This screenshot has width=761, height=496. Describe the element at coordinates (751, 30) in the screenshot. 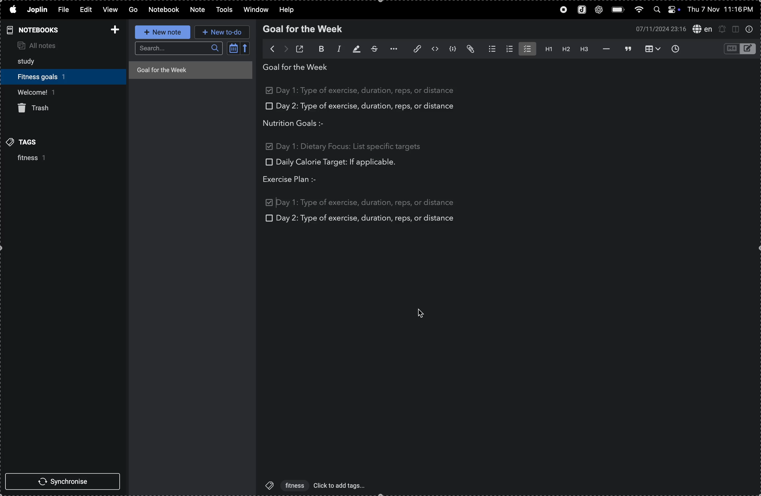

I see `info` at that location.